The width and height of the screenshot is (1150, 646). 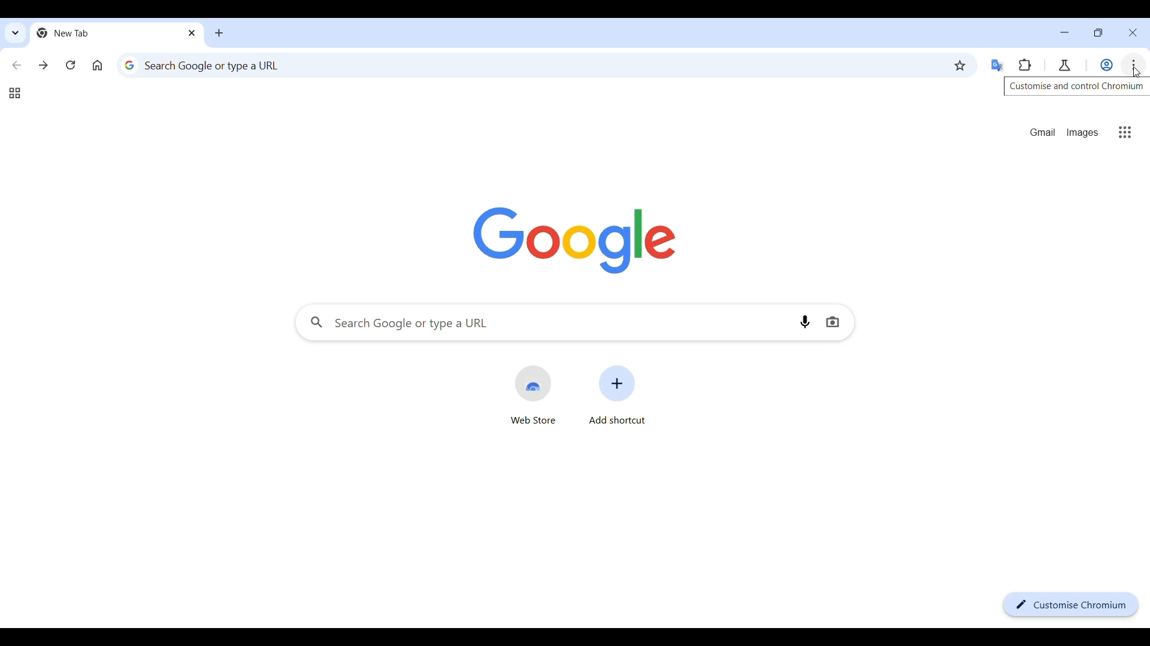 What do you see at coordinates (618, 394) in the screenshot?
I see `Add shortcut` at bounding box center [618, 394].